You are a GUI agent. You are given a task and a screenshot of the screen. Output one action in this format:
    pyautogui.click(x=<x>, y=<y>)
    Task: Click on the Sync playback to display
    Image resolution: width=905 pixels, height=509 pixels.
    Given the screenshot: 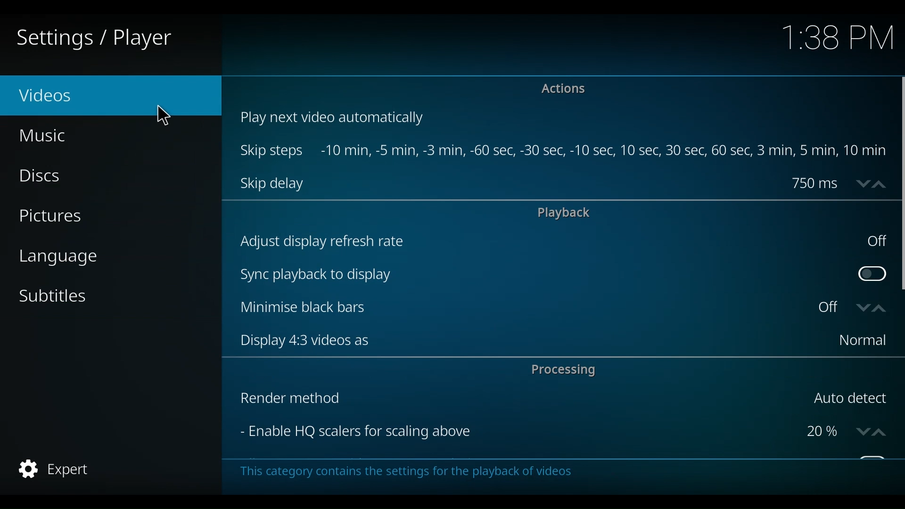 What is the action you would take?
    pyautogui.click(x=543, y=276)
    